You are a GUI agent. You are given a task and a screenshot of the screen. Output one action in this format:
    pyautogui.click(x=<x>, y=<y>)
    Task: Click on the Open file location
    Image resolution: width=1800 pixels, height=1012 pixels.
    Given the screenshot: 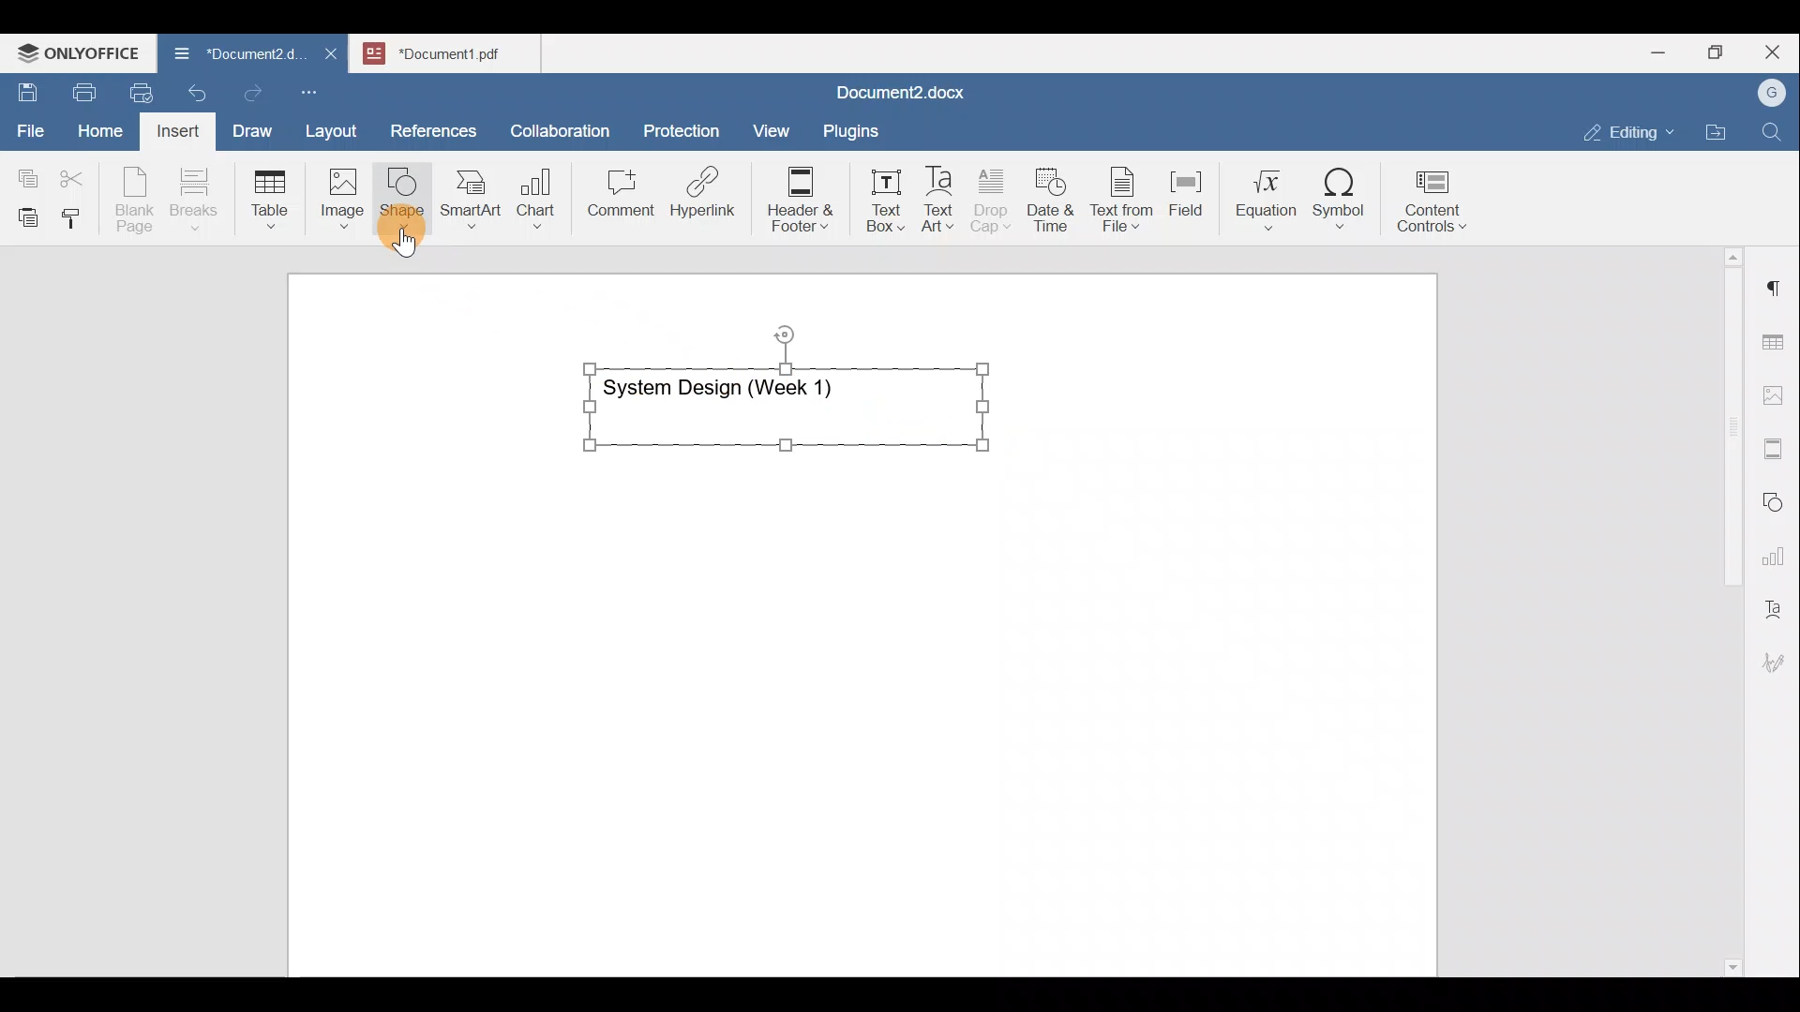 What is the action you would take?
    pyautogui.click(x=1720, y=134)
    